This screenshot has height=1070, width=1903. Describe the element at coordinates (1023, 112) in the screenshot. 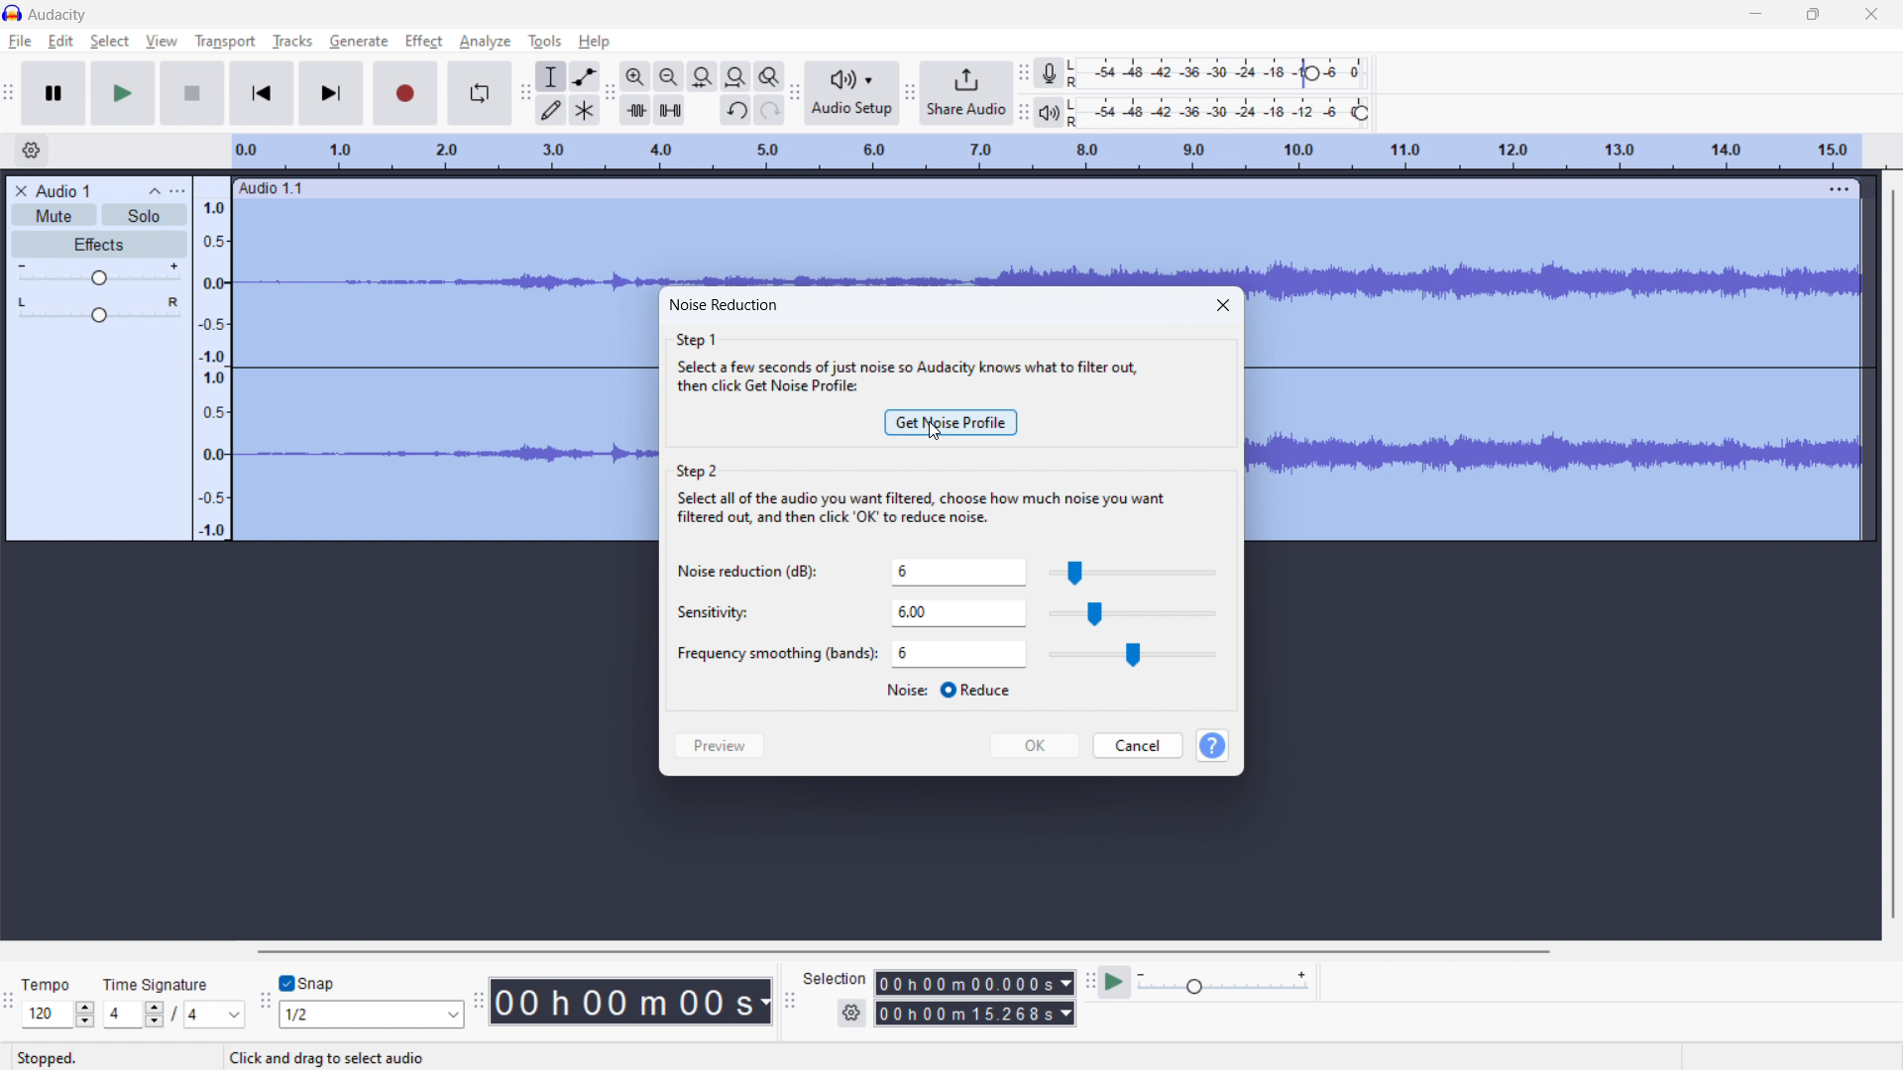

I see `playback meter toolbar` at that location.